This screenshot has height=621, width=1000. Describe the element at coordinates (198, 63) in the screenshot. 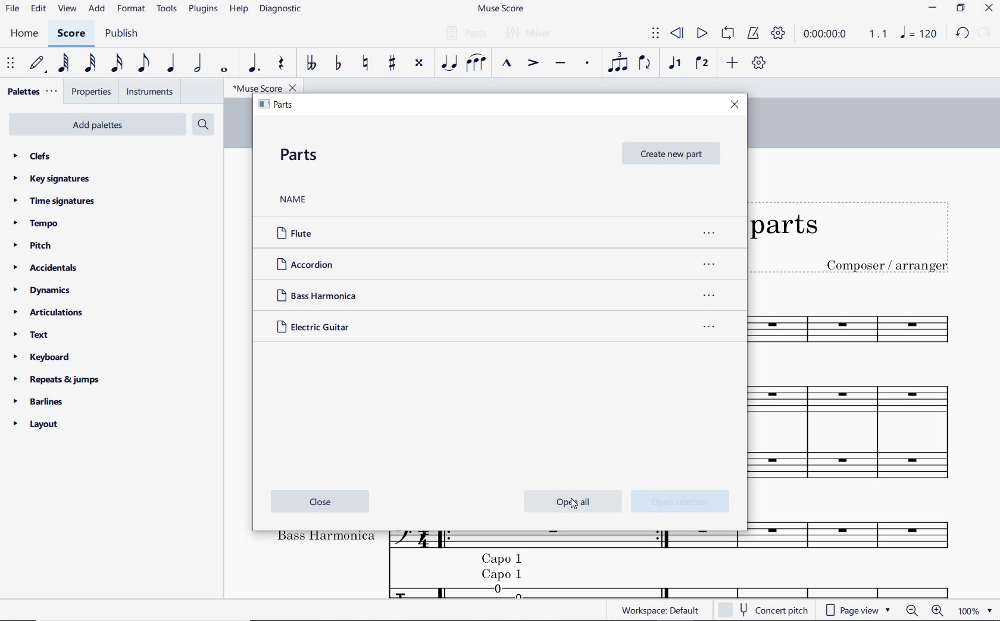

I see `half note` at that location.